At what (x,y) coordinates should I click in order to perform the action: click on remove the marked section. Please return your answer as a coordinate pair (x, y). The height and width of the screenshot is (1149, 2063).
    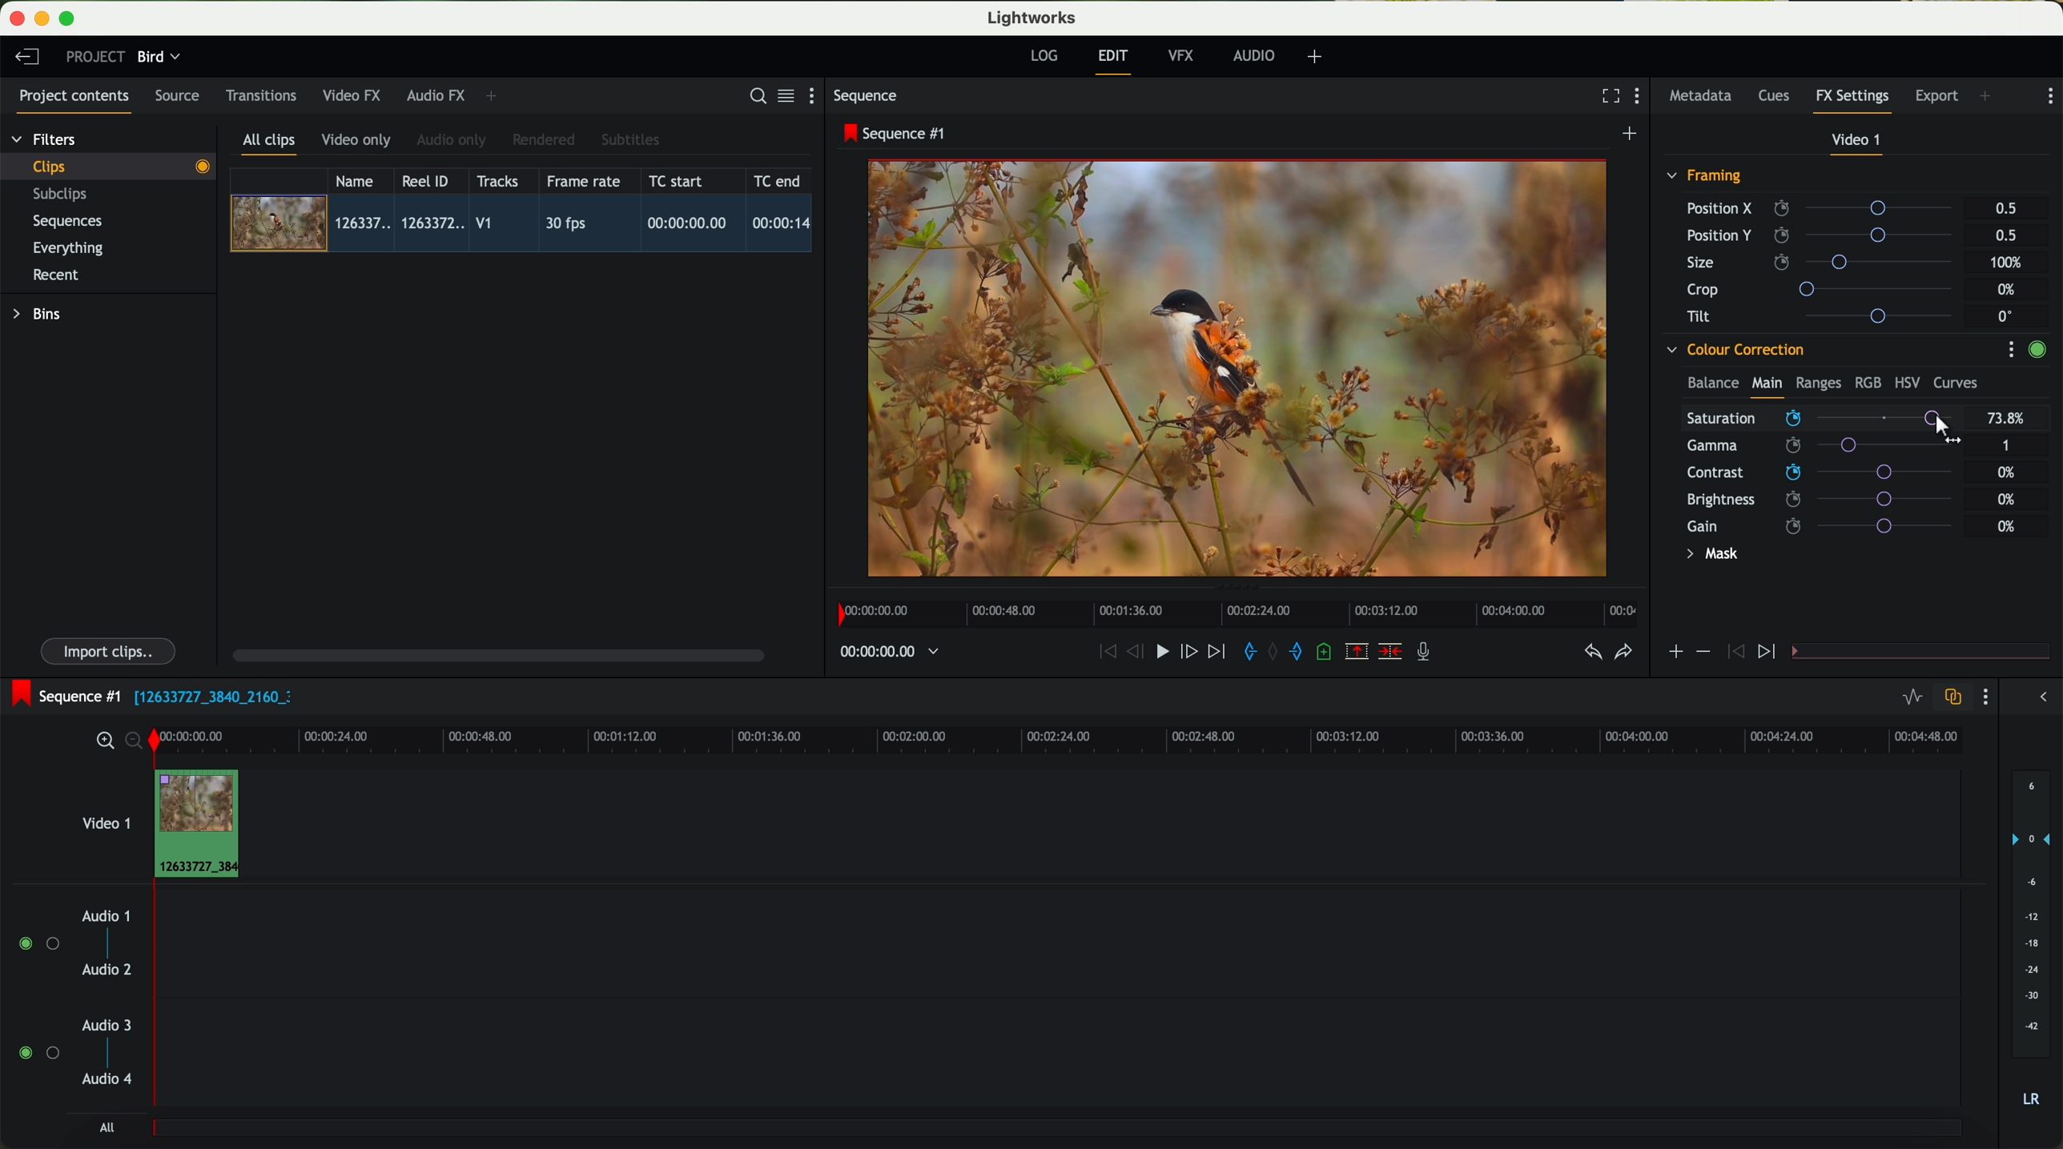
    Looking at the image, I should click on (1358, 652).